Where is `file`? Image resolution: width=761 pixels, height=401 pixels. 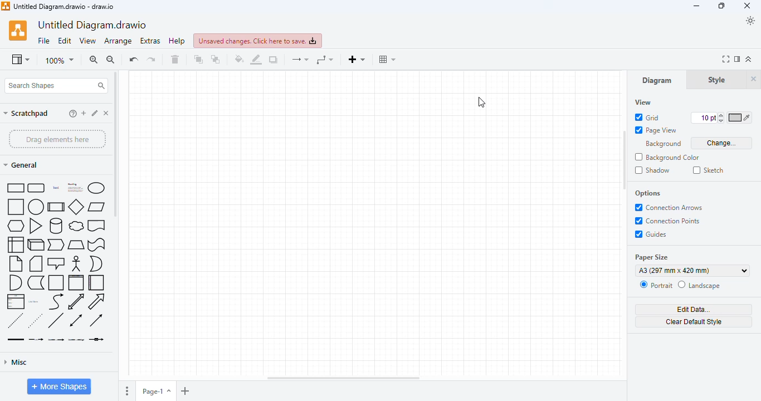
file is located at coordinates (44, 41).